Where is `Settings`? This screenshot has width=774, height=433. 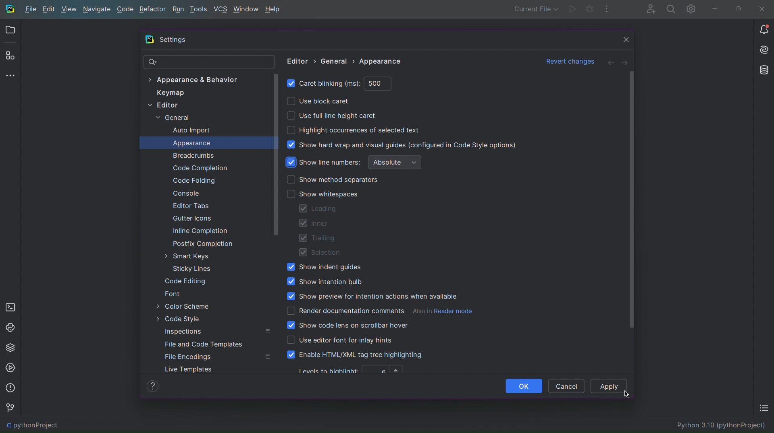
Settings is located at coordinates (176, 41).